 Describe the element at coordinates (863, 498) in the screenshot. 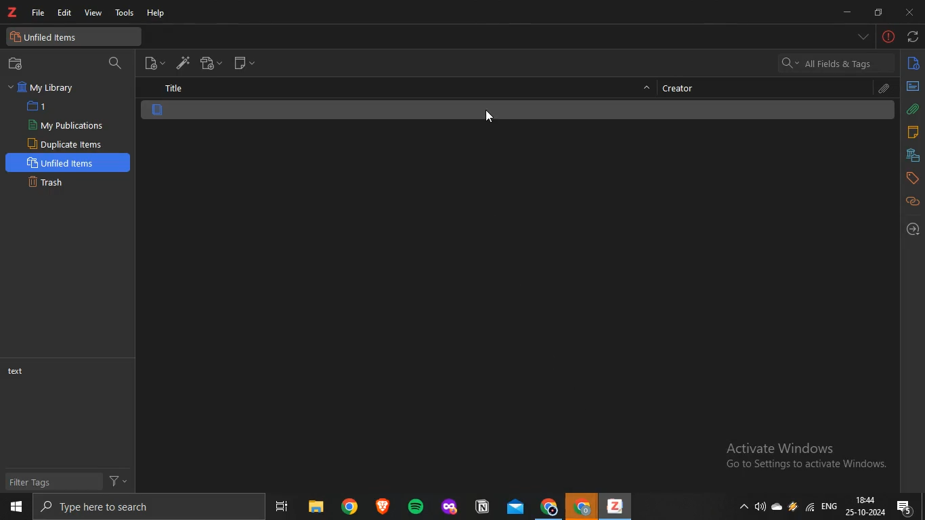

I see `18:44` at that location.